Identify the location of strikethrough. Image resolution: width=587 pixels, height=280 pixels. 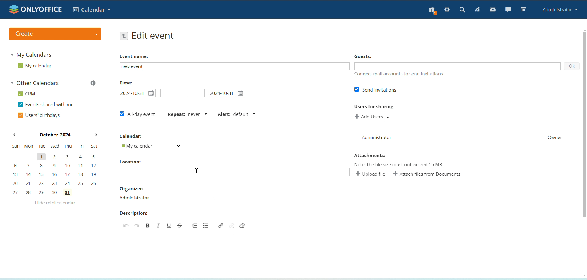
(180, 225).